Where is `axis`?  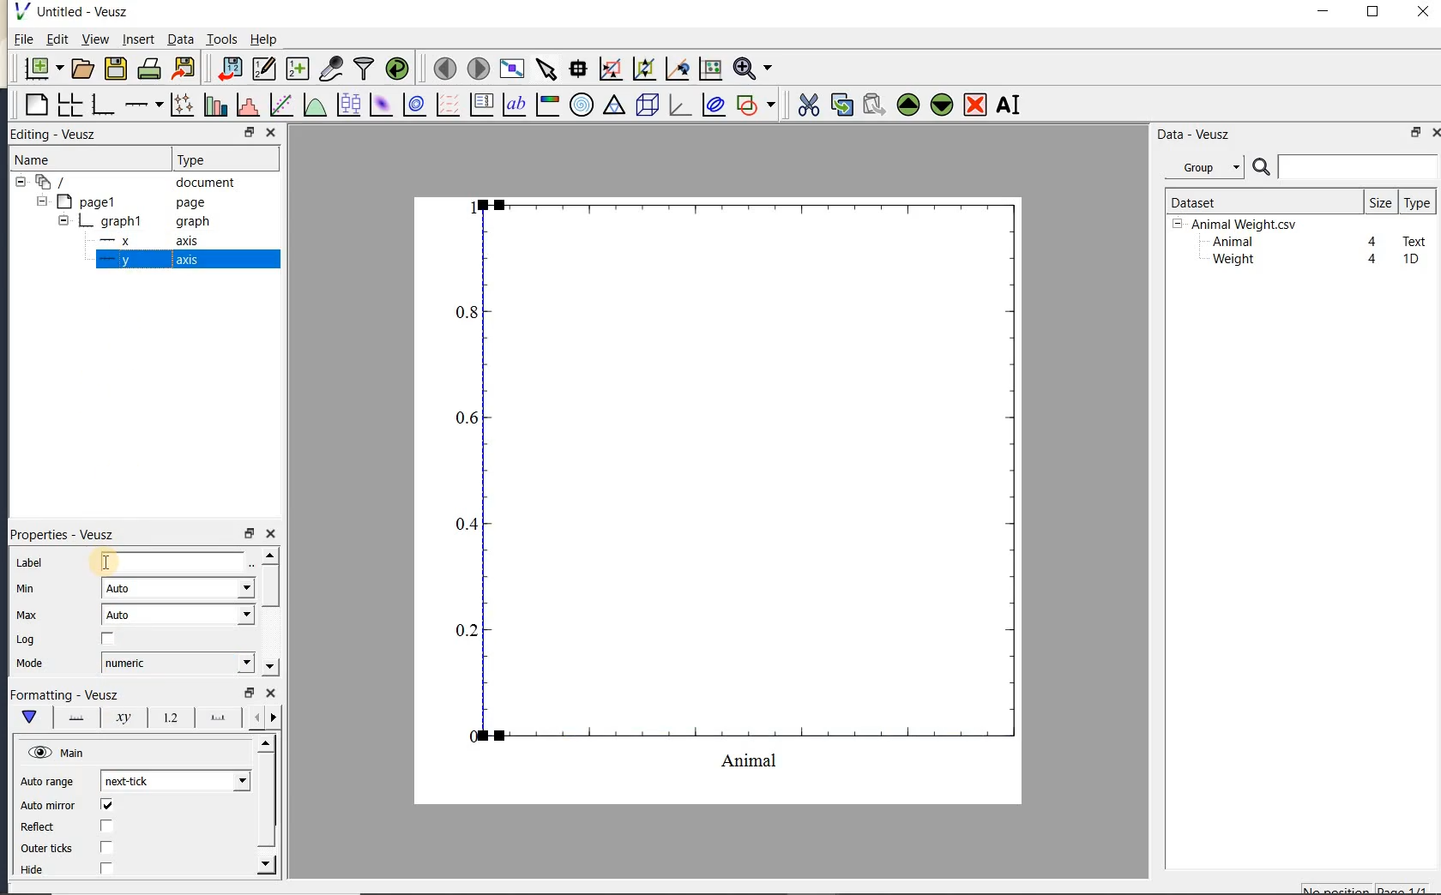 axis is located at coordinates (144, 241).